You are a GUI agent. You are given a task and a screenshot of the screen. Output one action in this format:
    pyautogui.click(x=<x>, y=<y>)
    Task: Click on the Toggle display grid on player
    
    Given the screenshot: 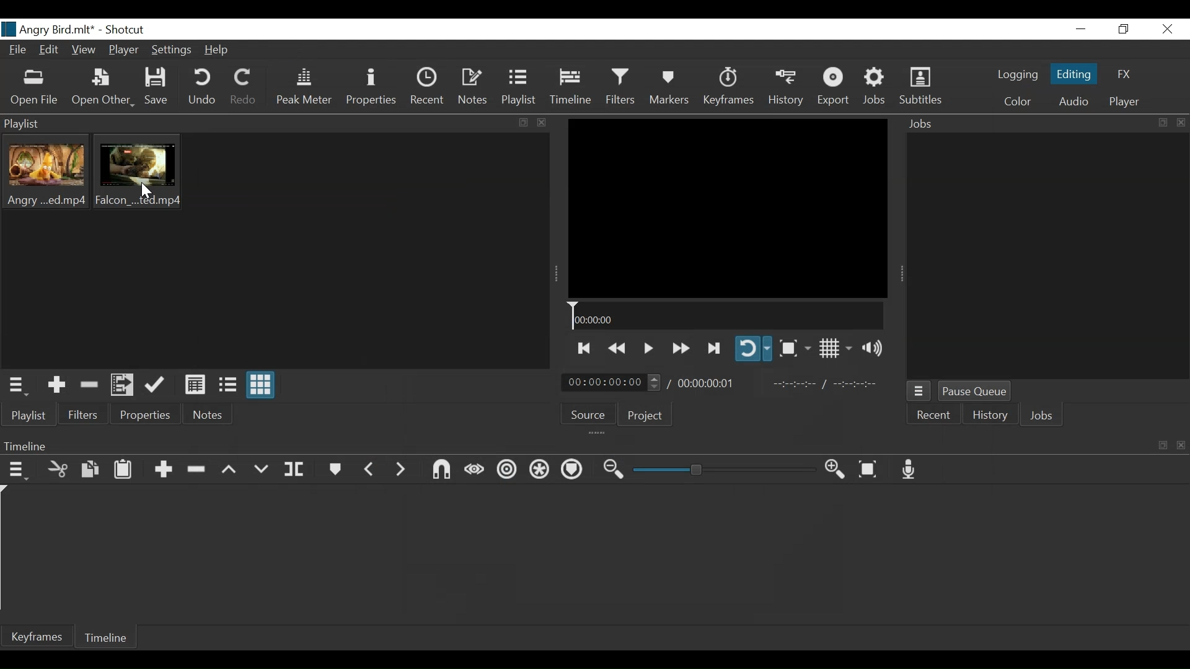 What is the action you would take?
    pyautogui.click(x=837, y=348)
    